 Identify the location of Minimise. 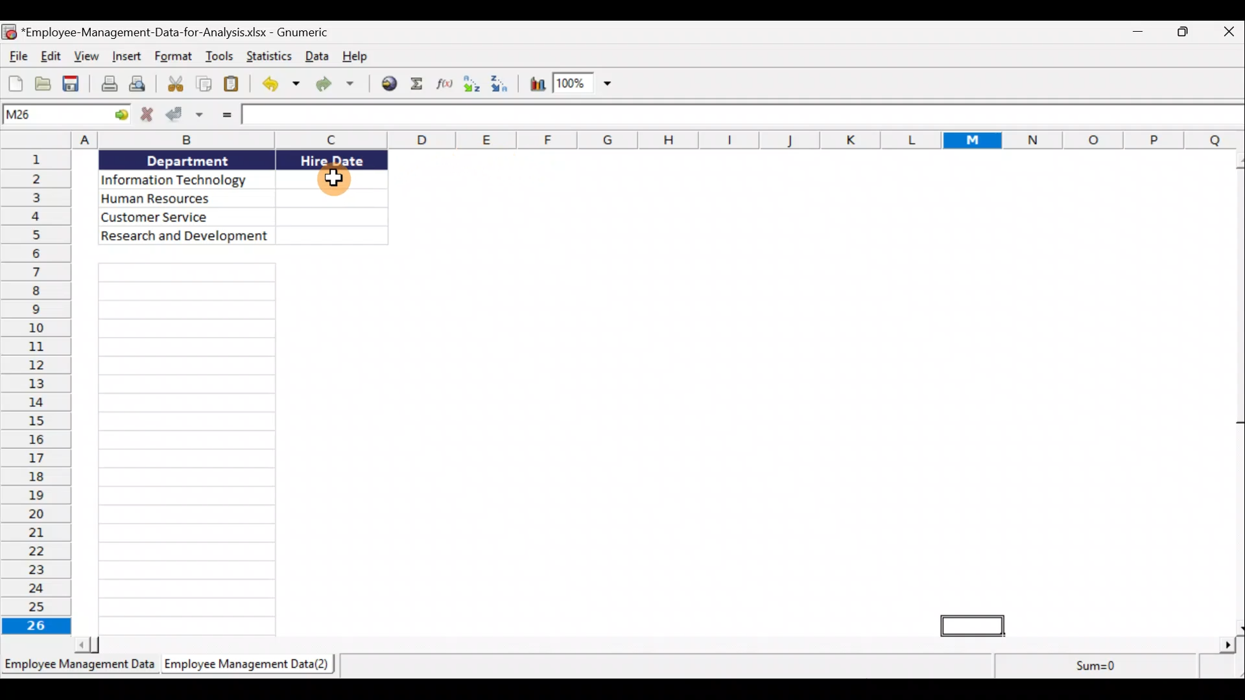
(1139, 30).